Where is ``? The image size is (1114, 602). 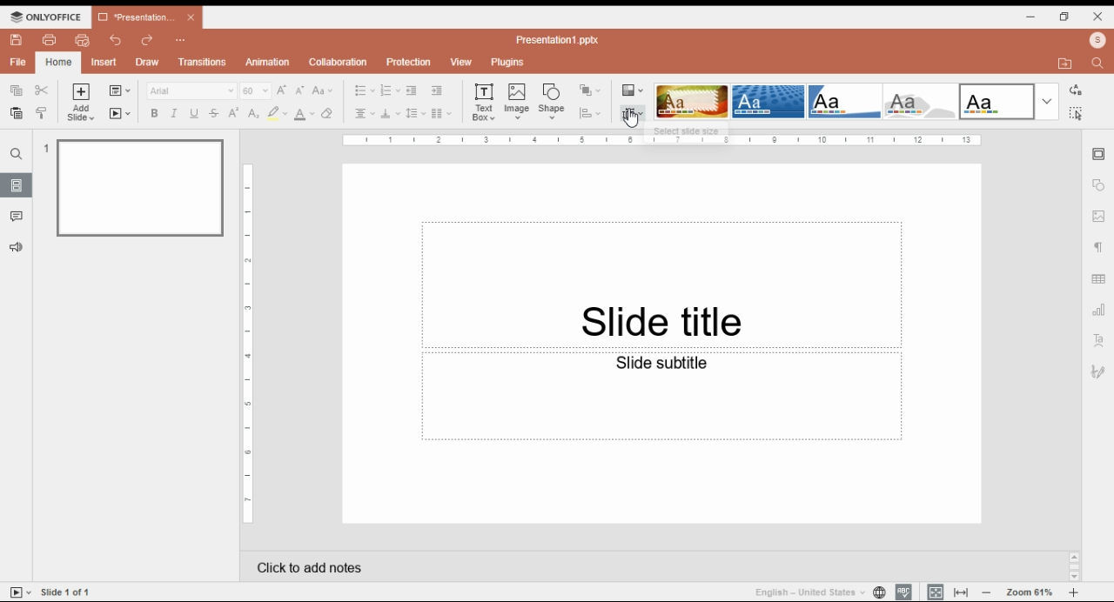
 is located at coordinates (1101, 372).